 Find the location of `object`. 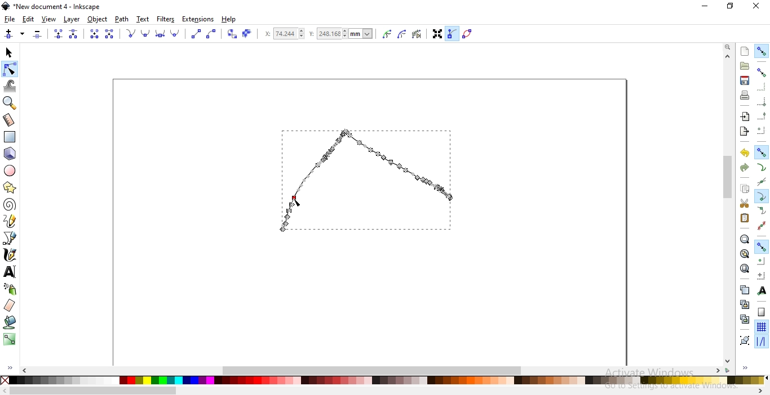

object is located at coordinates (98, 19).